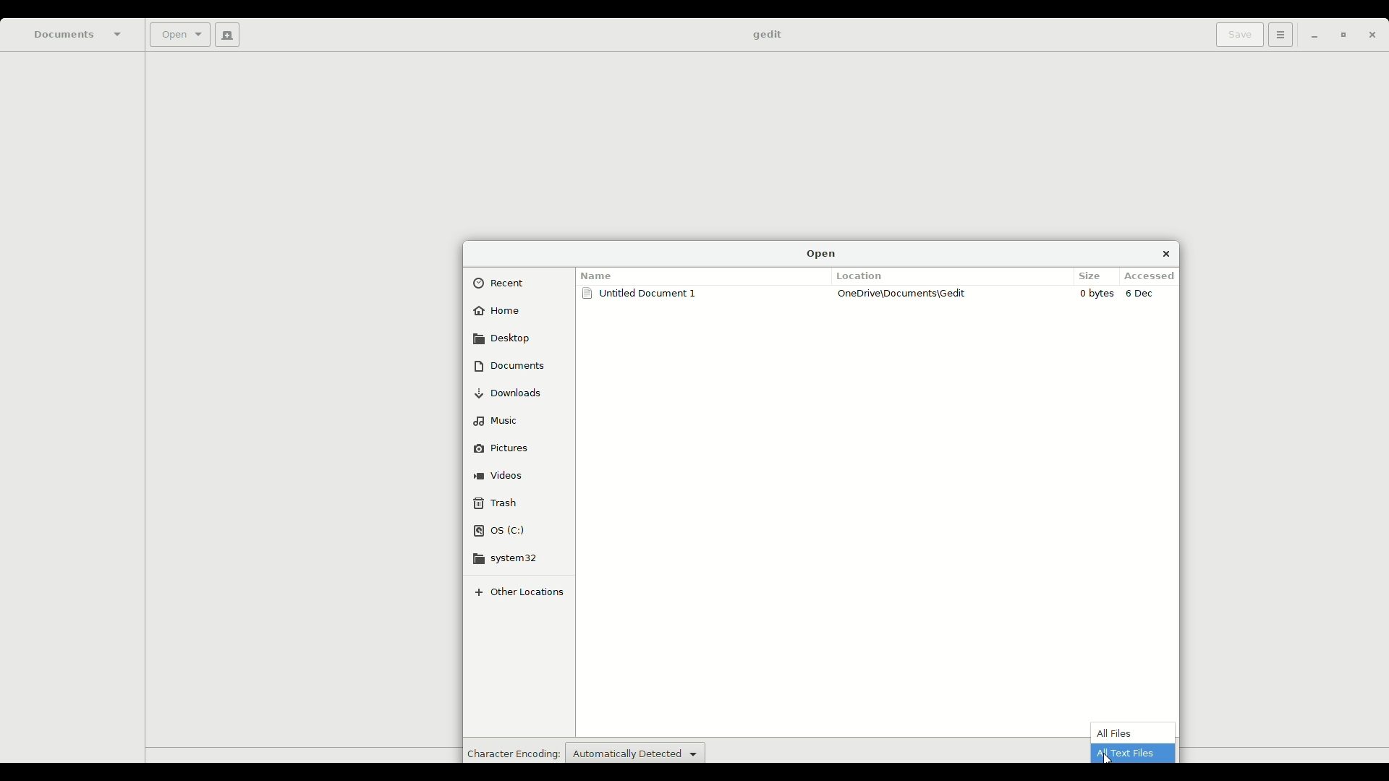  I want to click on Close, so click(1372, 38).